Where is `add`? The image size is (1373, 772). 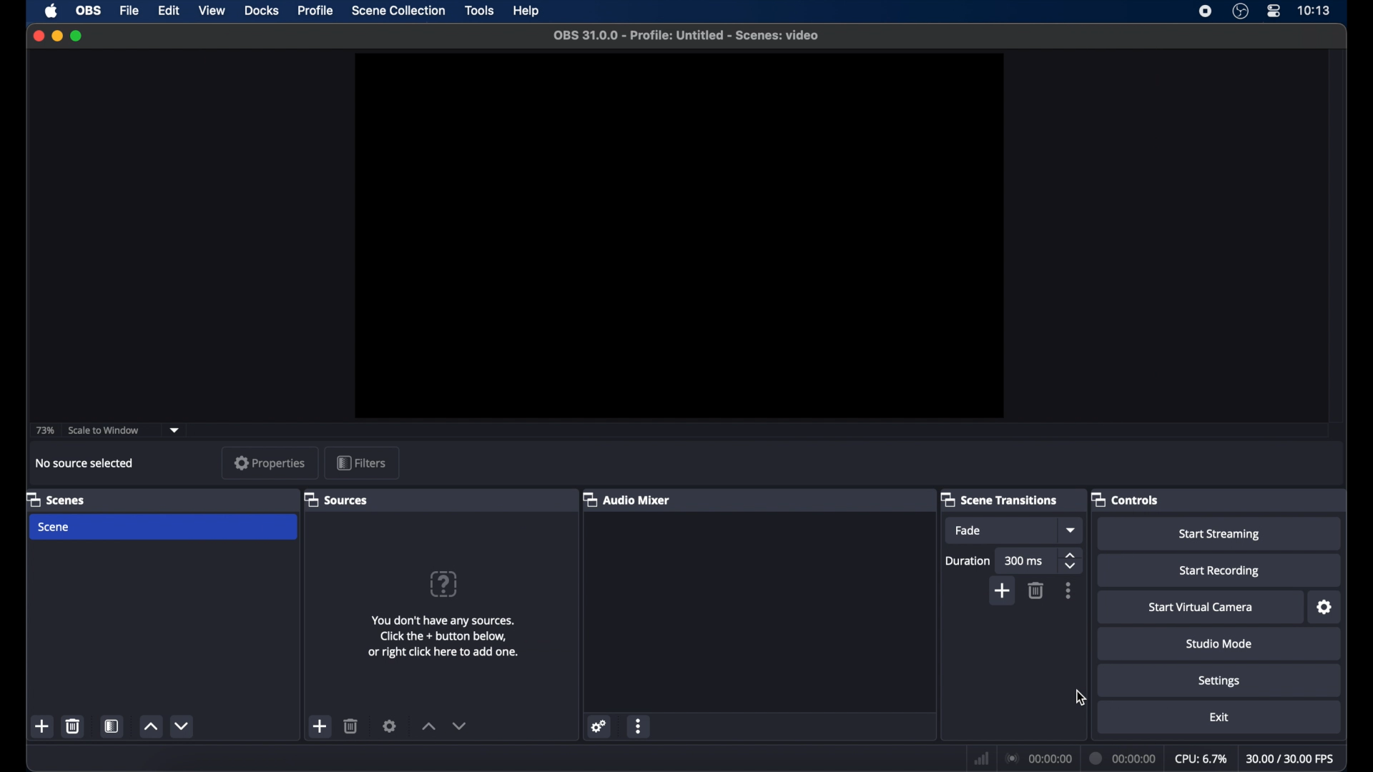 add is located at coordinates (42, 726).